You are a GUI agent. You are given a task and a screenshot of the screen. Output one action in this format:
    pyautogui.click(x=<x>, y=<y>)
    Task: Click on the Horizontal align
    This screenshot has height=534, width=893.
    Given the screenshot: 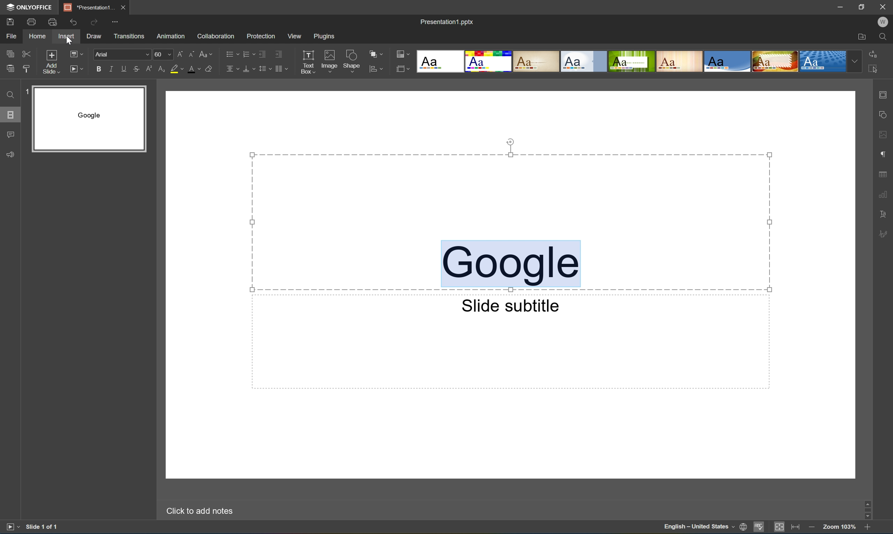 What is the action you would take?
    pyautogui.click(x=233, y=70)
    